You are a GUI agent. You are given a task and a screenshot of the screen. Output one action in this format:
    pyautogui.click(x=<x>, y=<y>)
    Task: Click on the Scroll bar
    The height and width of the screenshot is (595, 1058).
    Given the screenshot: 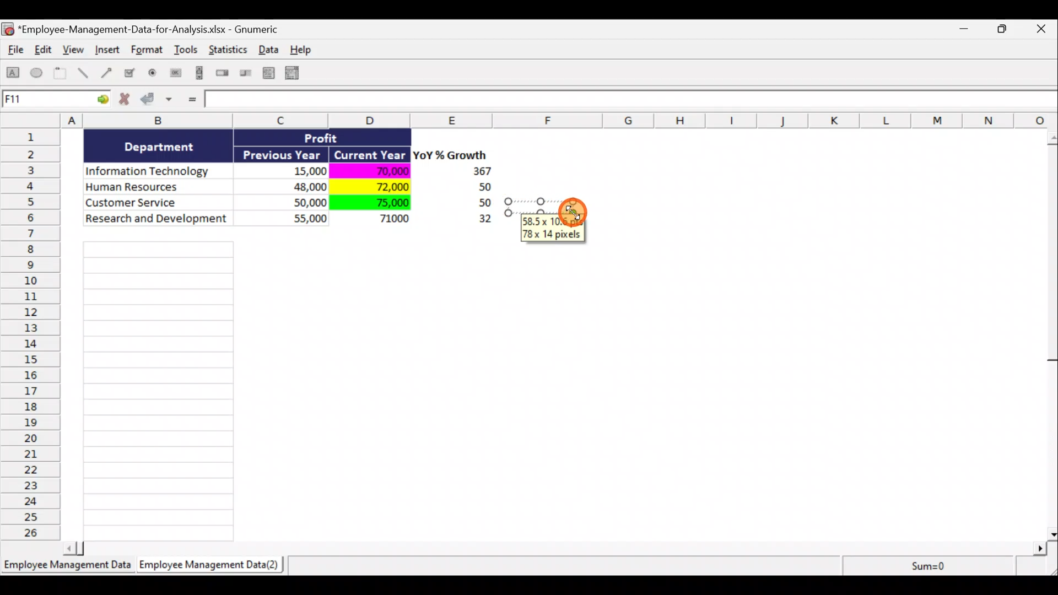 What is the action you would take?
    pyautogui.click(x=1051, y=333)
    